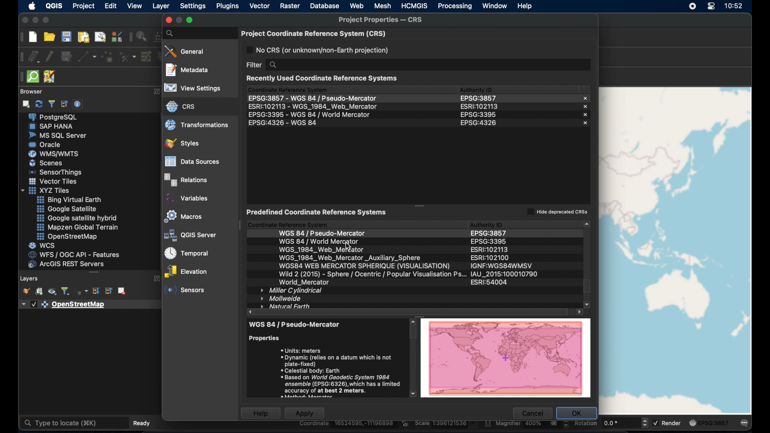  What do you see at coordinates (55, 154) in the screenshot?
I see `was/wmts` at bounding box center [55, 154].